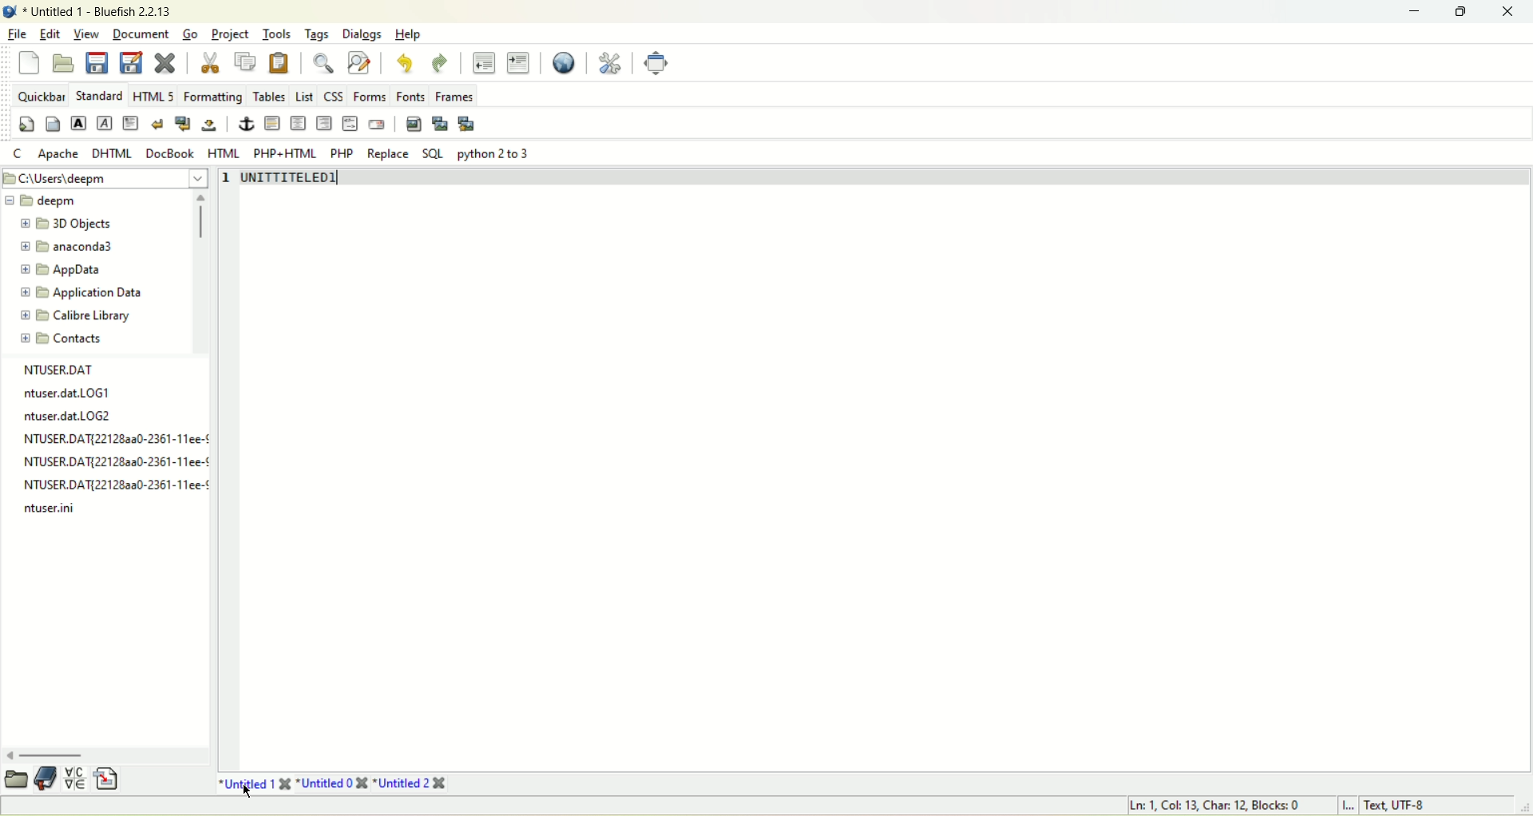  Describe the element at coordinates (612, 65) in the screenshot. I see `edit preferences` at that location.